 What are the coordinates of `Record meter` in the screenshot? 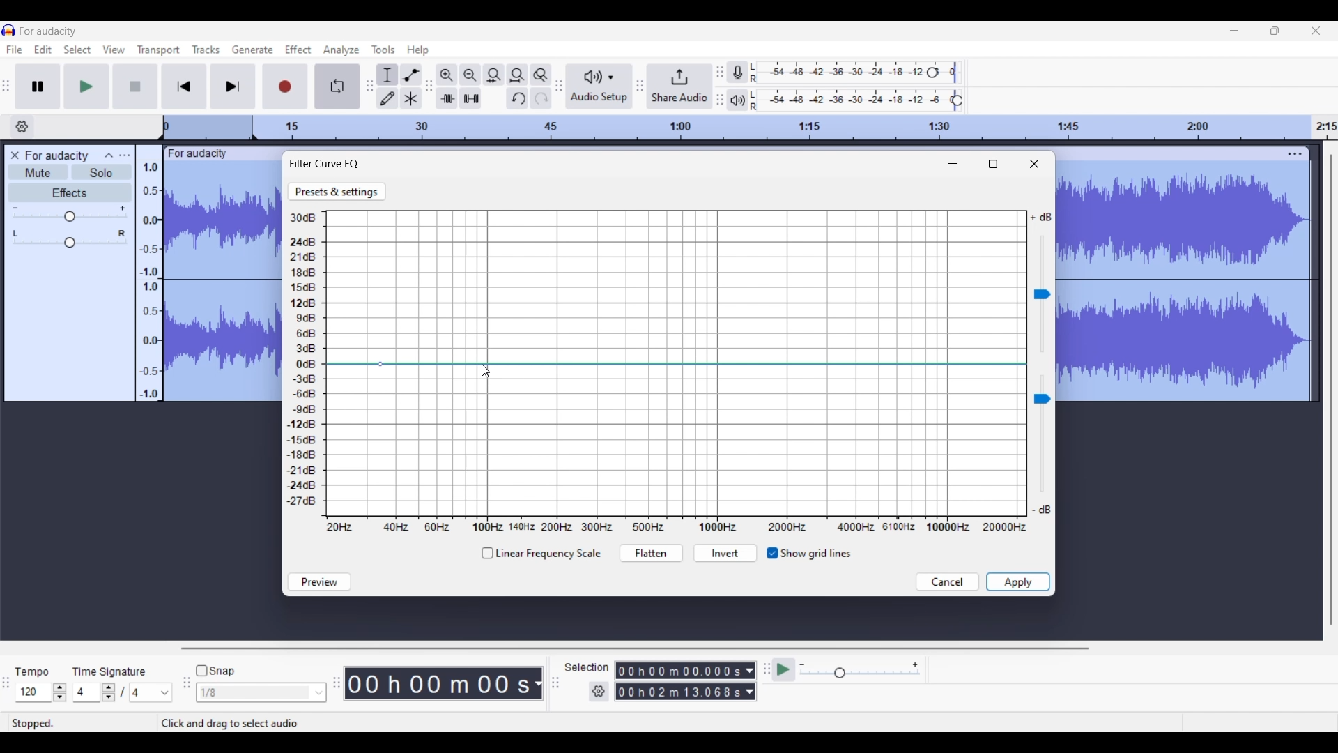 It's located at (738, 72).